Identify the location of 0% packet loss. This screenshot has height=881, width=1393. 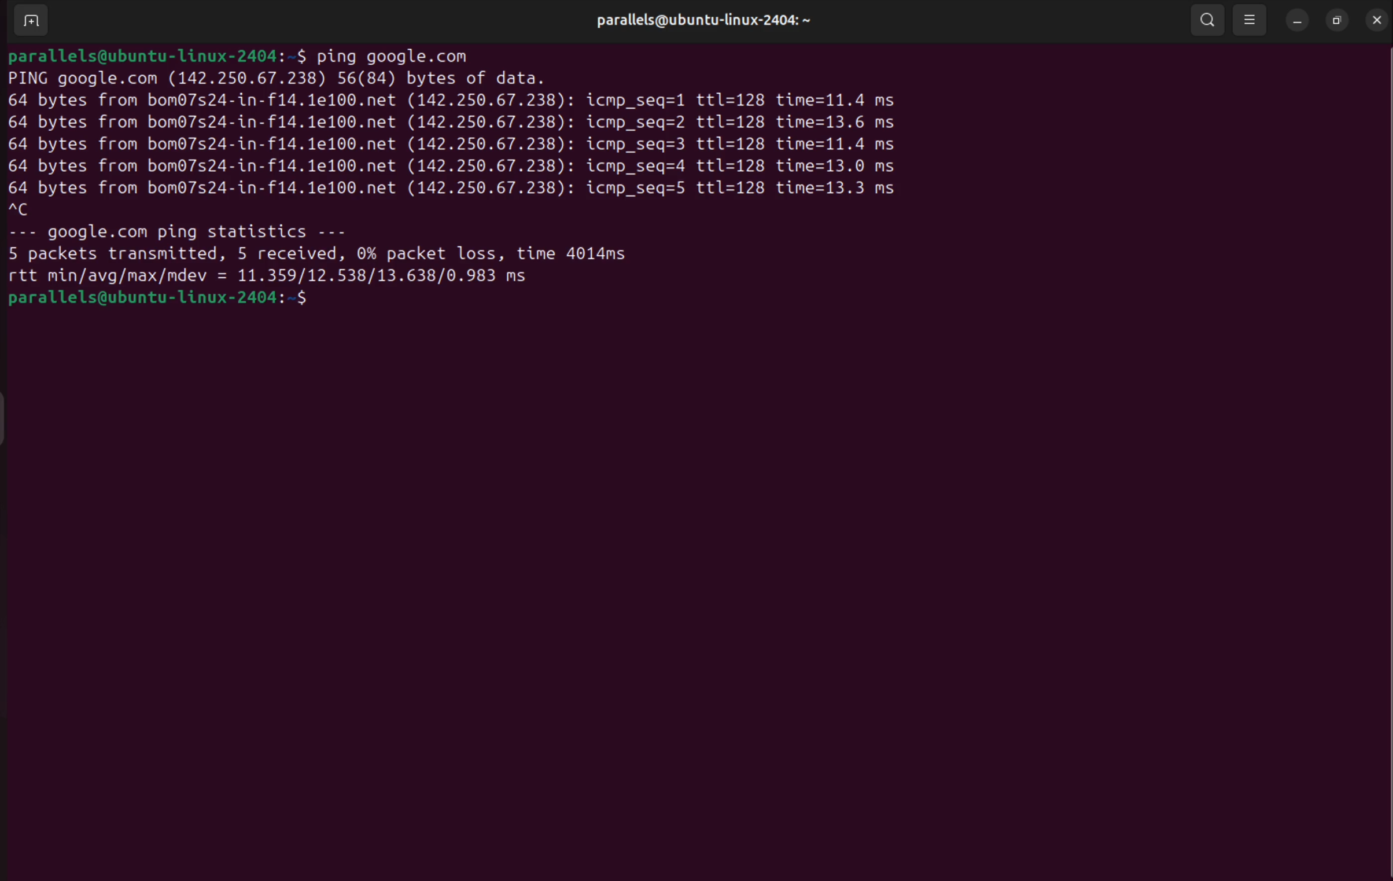
(426, 253).